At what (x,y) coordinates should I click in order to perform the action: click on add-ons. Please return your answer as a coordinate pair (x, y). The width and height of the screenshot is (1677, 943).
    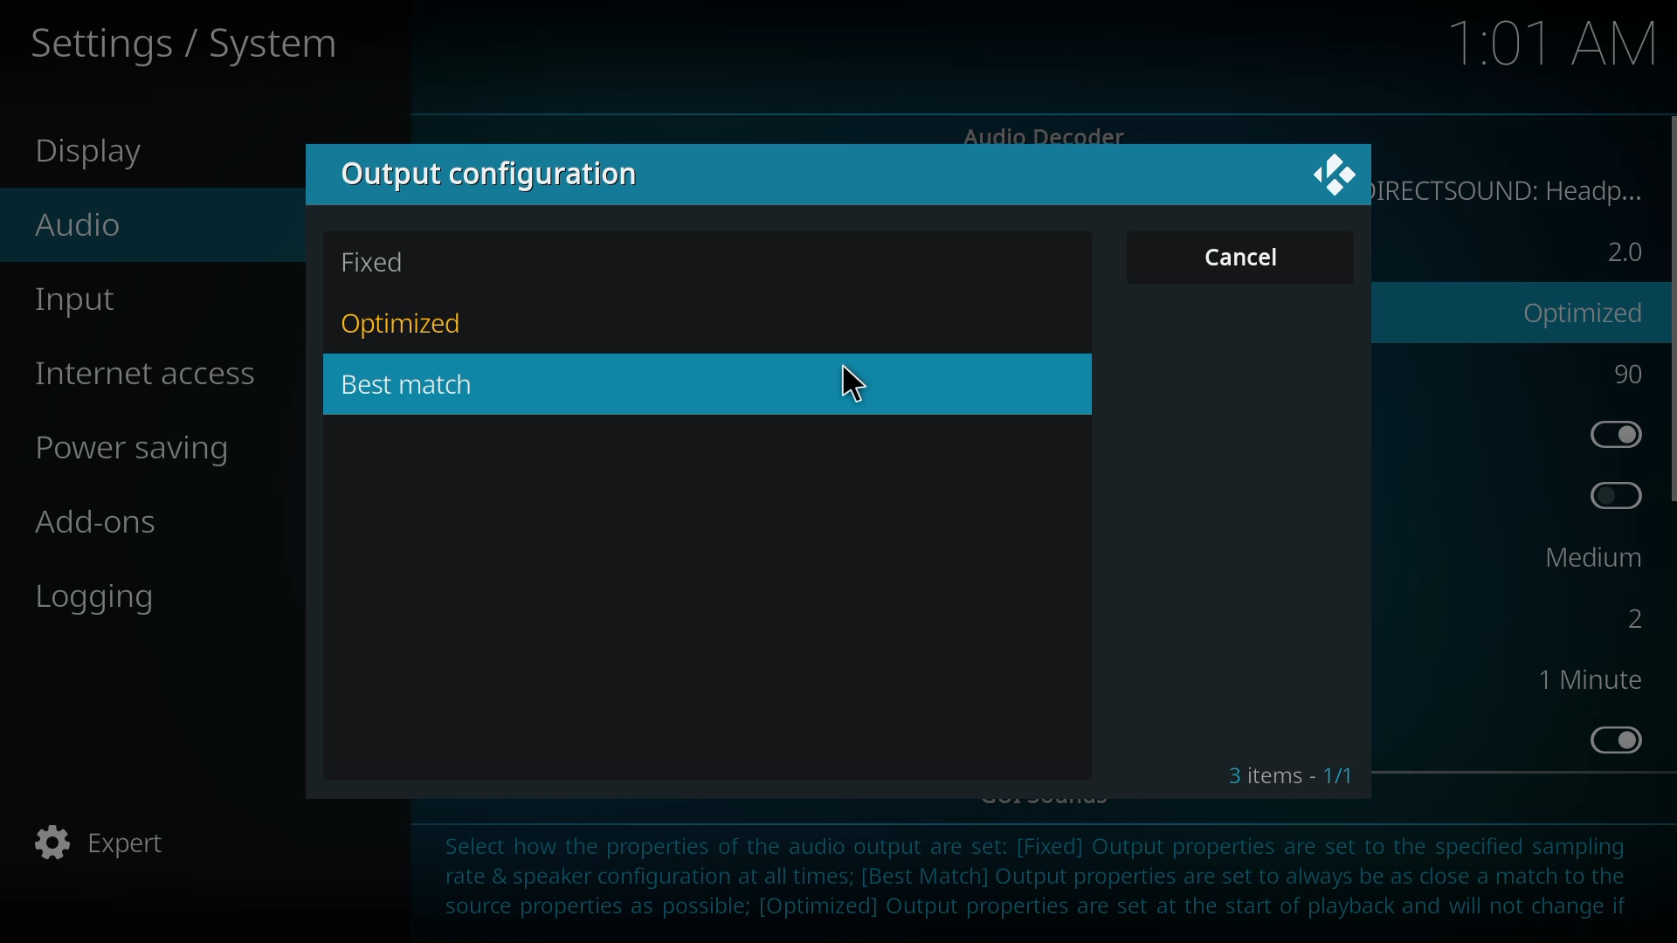
    Looking at the image, I should click on (103, 522).